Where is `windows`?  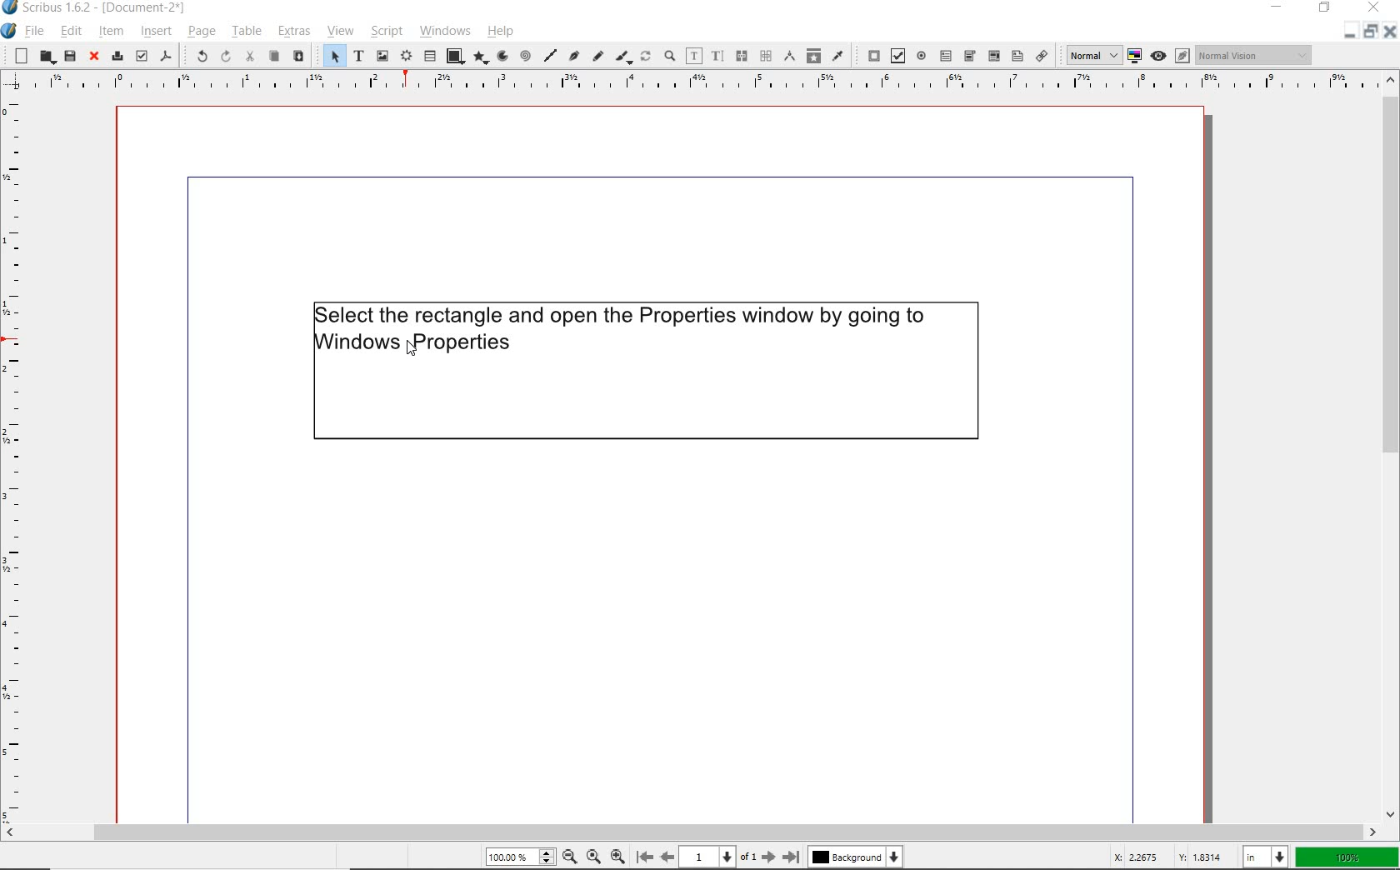
windows is located at coordinates (445, 31).